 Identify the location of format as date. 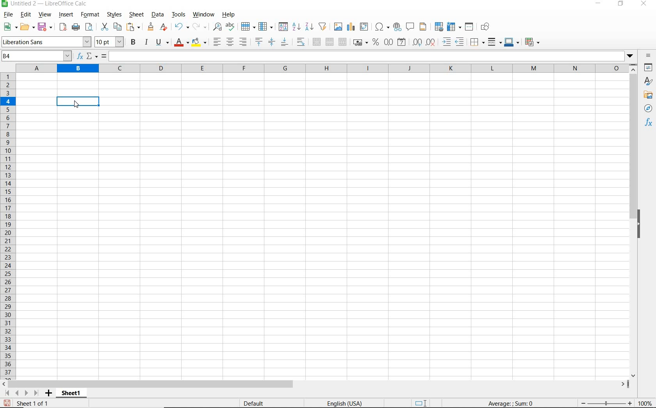
(403, 43).